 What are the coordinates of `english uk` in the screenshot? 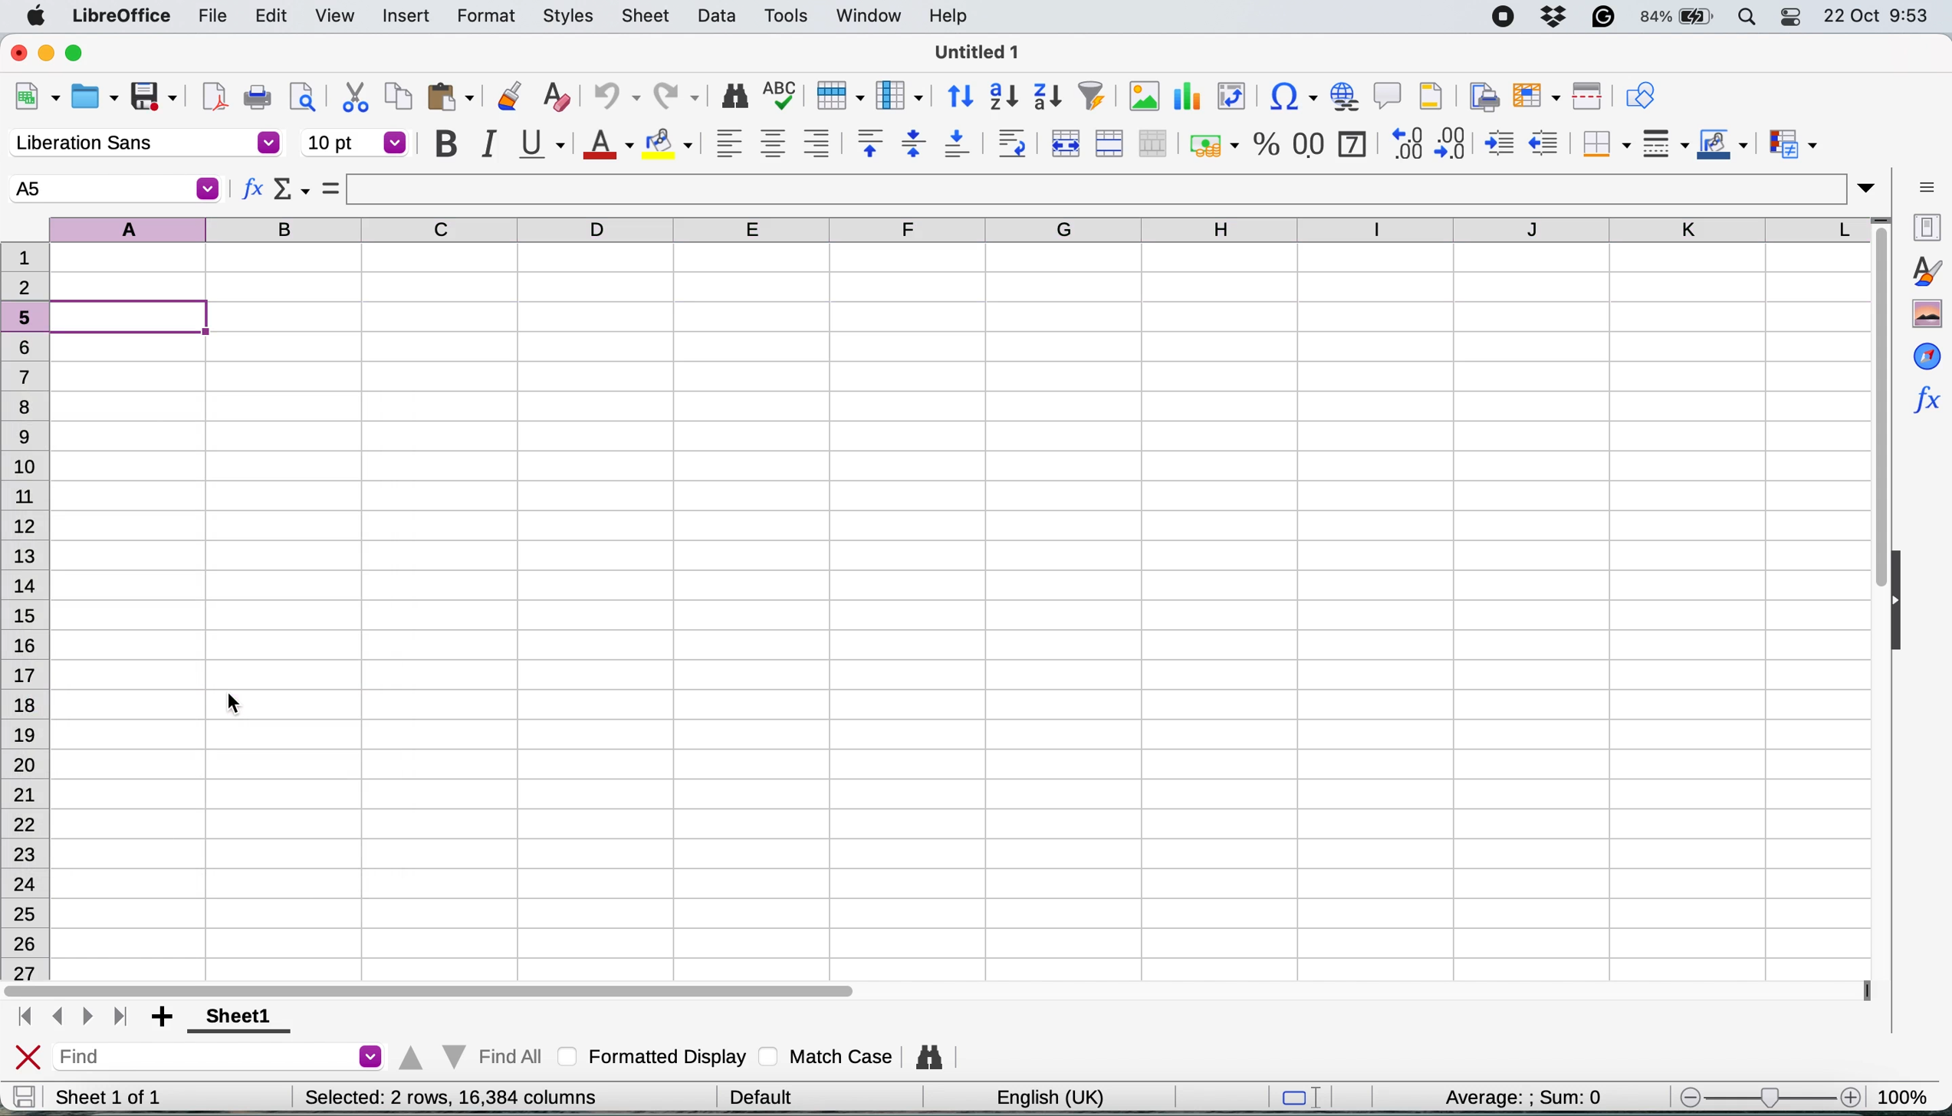 It's located at (1050, 1097).